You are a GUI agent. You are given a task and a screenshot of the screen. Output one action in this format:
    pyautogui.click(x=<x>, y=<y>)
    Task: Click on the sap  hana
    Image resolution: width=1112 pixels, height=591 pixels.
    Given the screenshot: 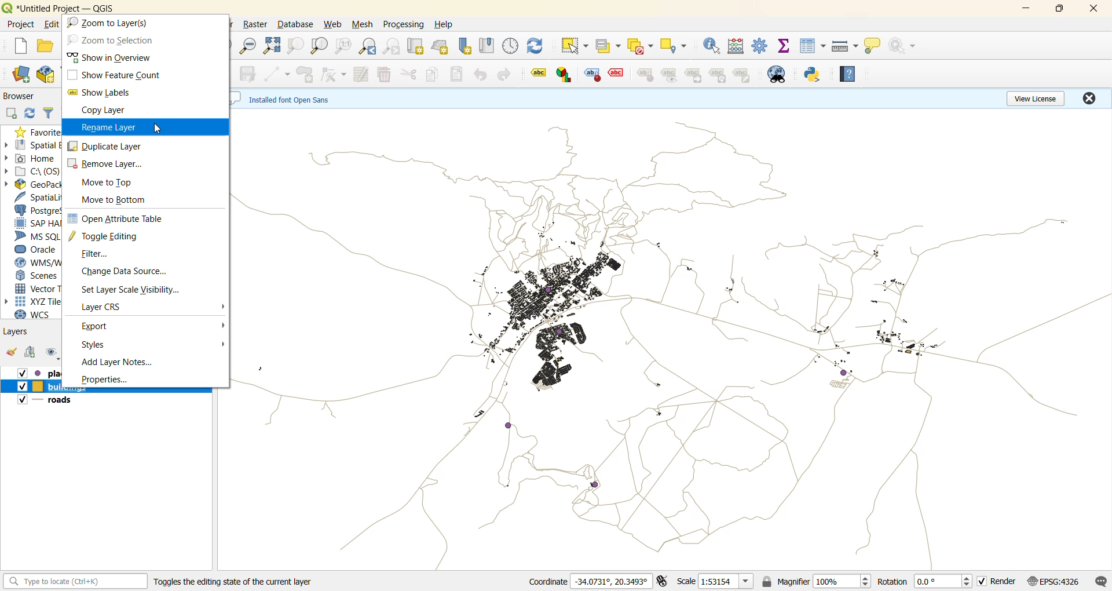 What is the action you would take?
    pyautogui.click(x=38, y=224)
    